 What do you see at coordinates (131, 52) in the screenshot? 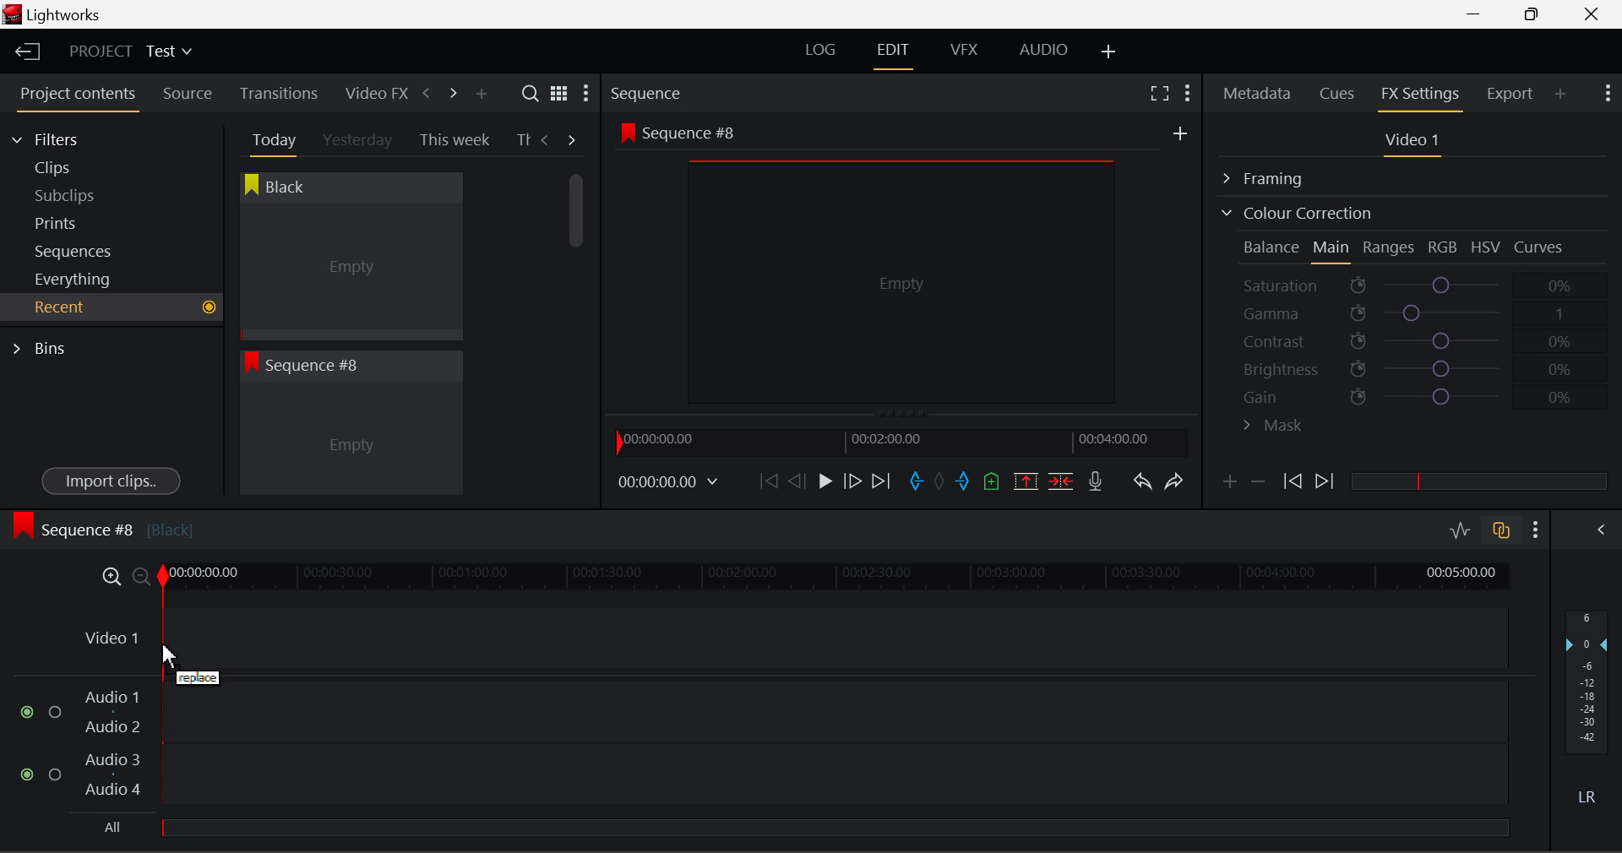
I see `Project Title` at bounding box center [131, 52].